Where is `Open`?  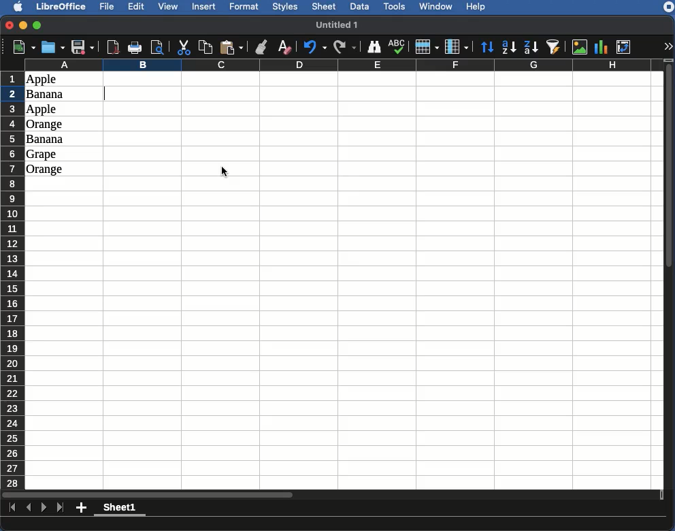 Open is located at coordinates (52, 48).